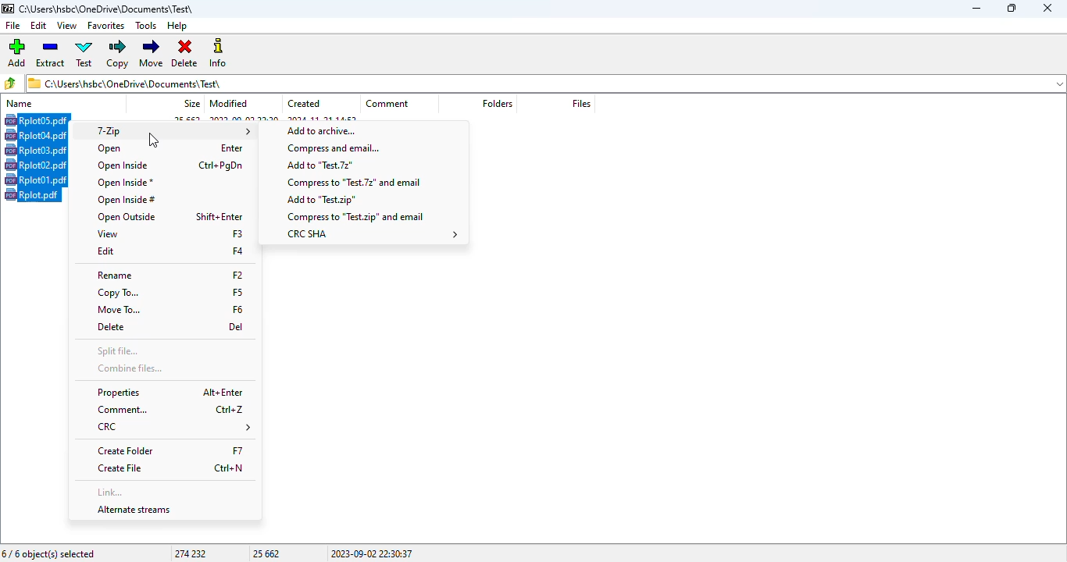 The width and height of the screenshot is (1067, 562). I want to click on delete, so click(186, 54).